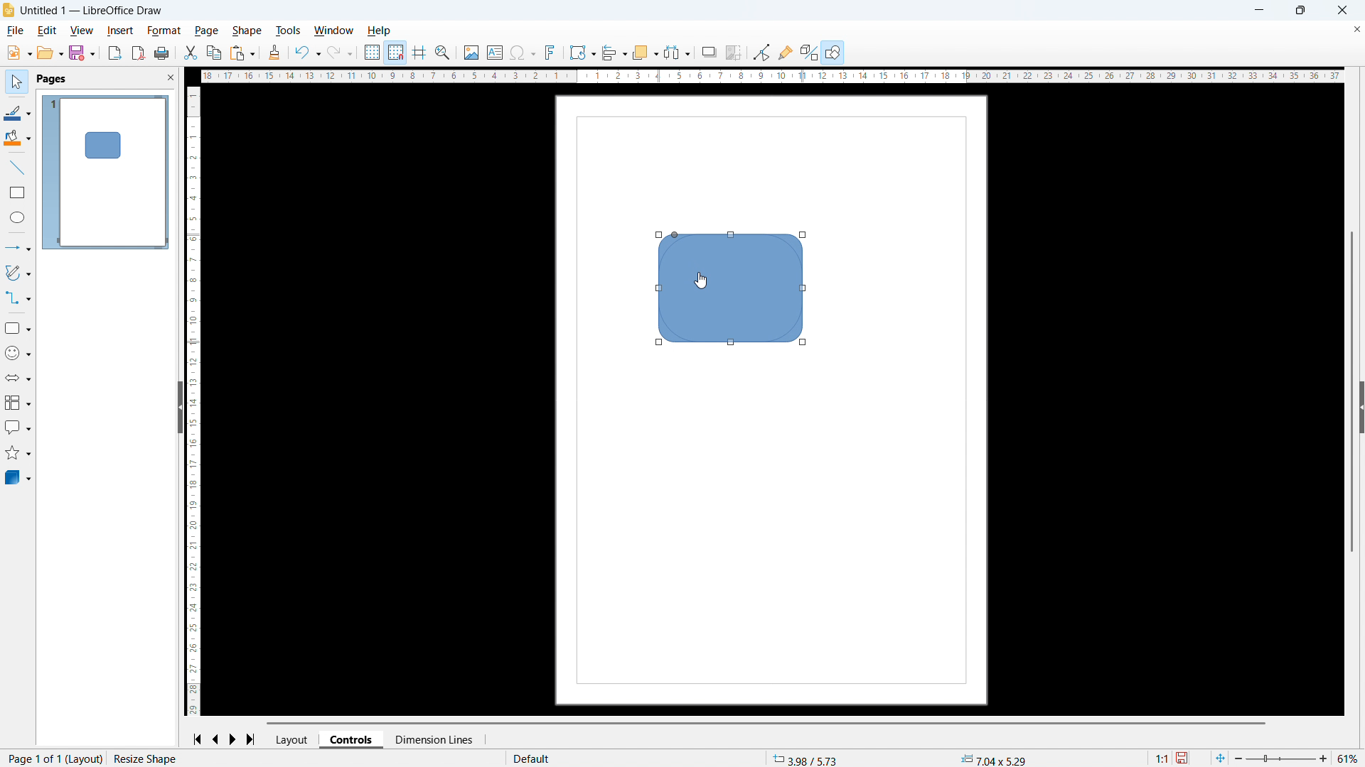  I want to click on Zoom , so click(444, 53).